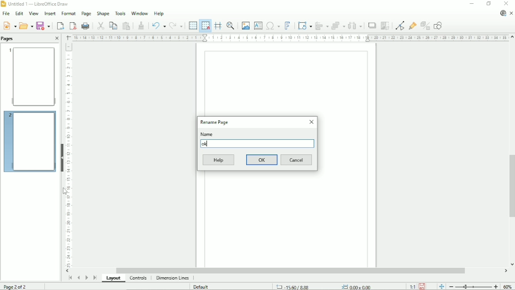 Image resolution: width=515 pixels, height=290 pixels. I want to click on Undo, so click(158, 25).